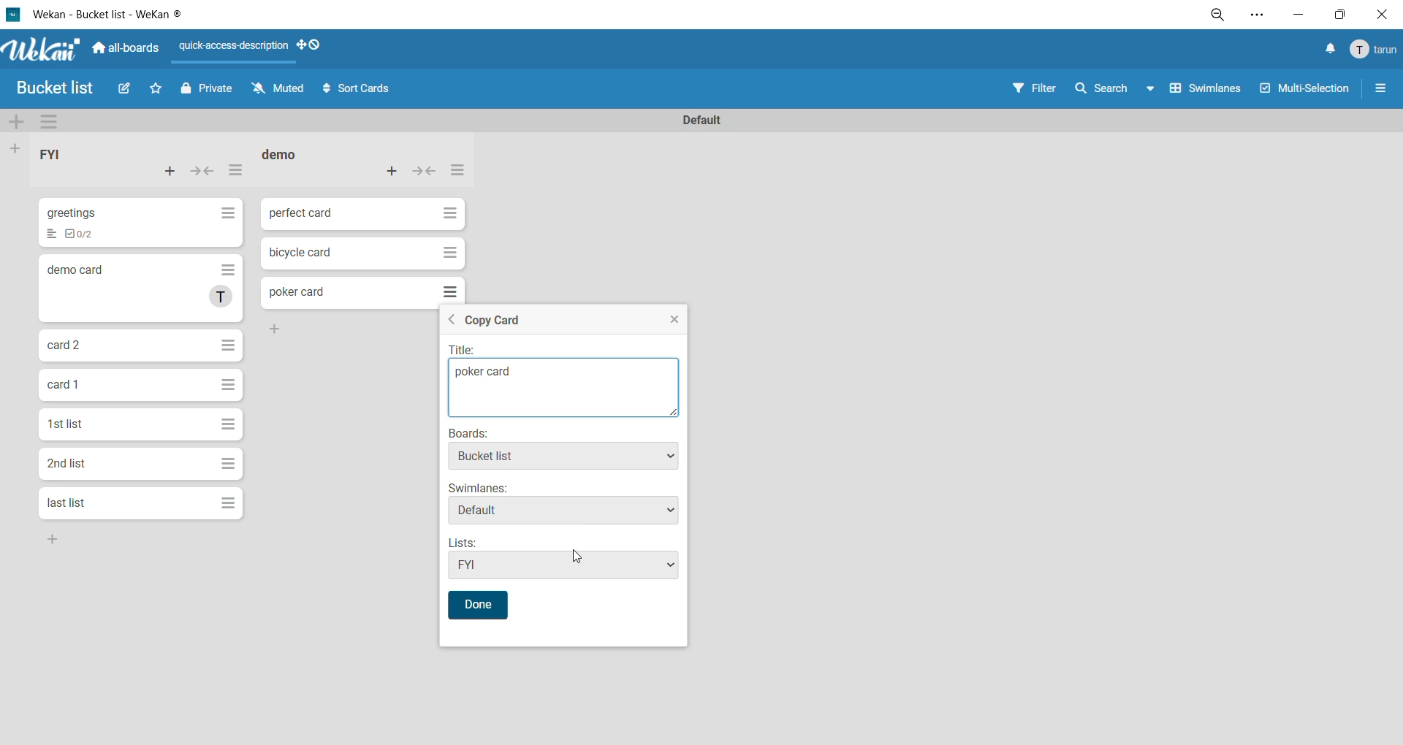 This screenshot has width=1403, height=745. What do you see at coordinates (302, 254) in the screenshot?
I see `bicycle card` at bounding box center [302, 254].